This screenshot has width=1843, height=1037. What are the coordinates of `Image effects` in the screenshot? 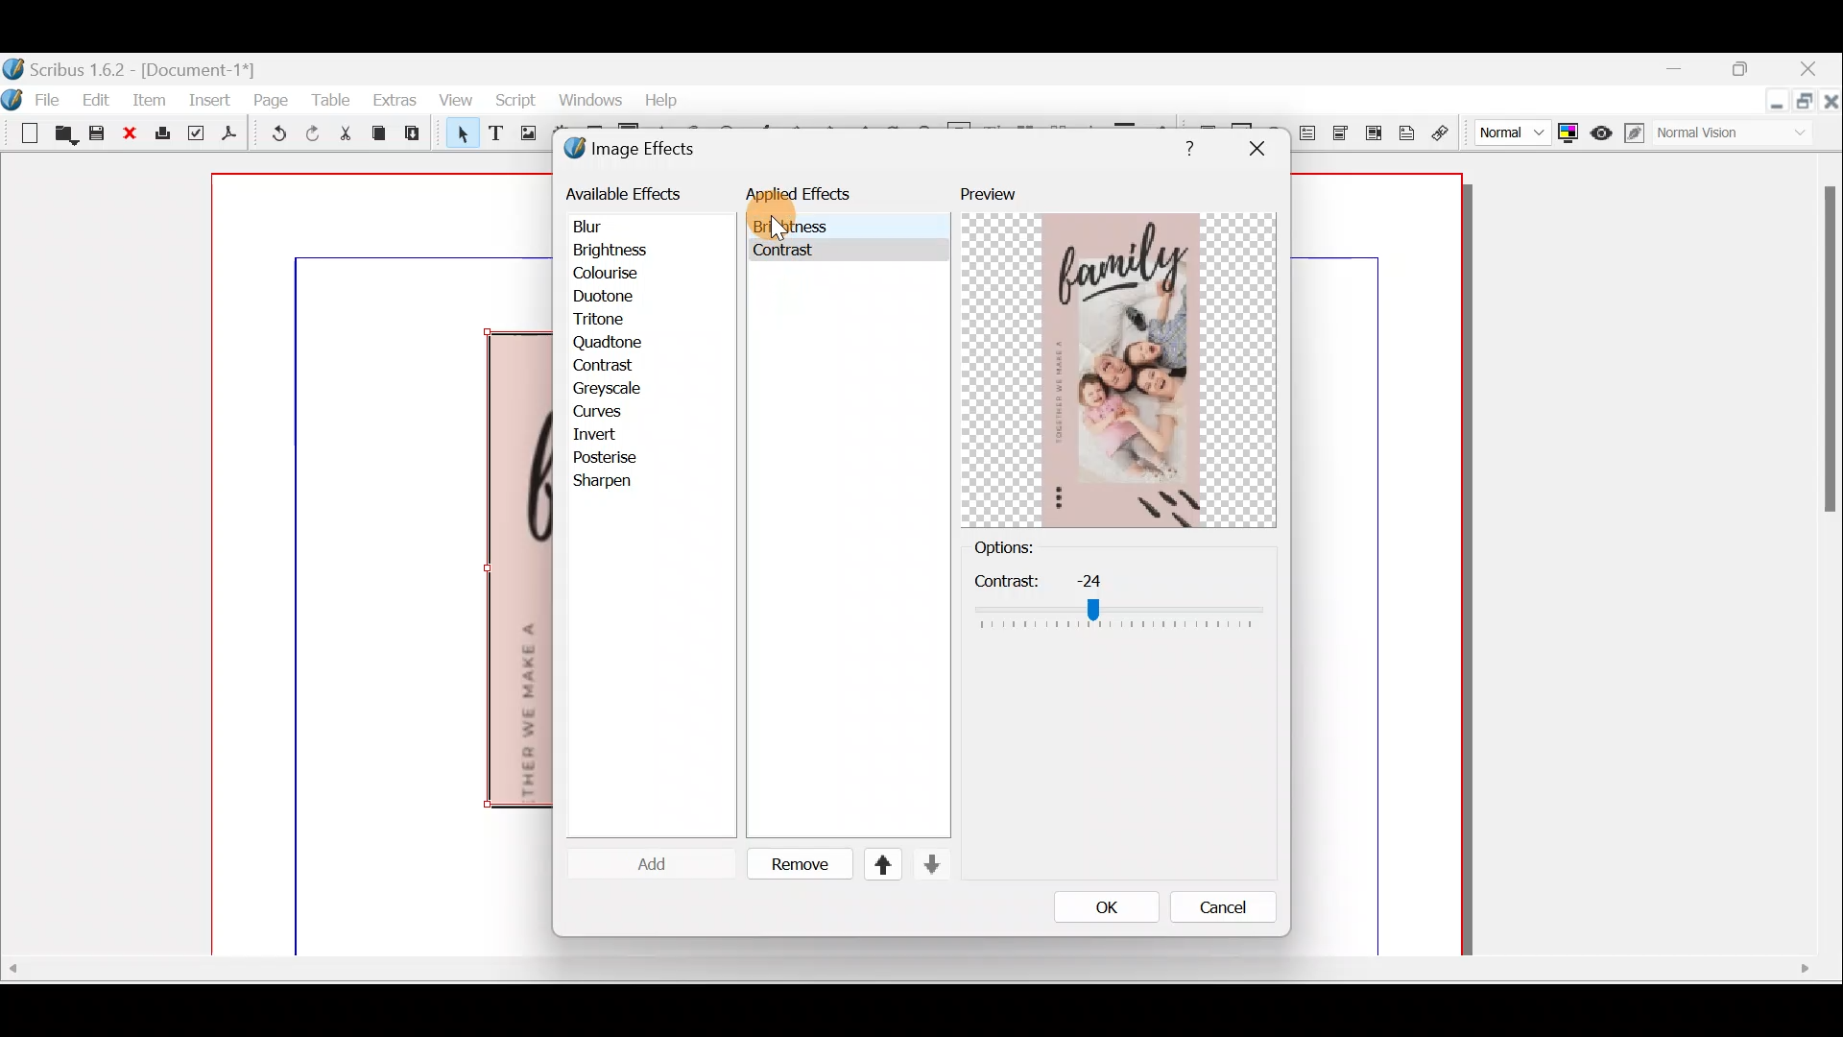 It's located at (641, 151).